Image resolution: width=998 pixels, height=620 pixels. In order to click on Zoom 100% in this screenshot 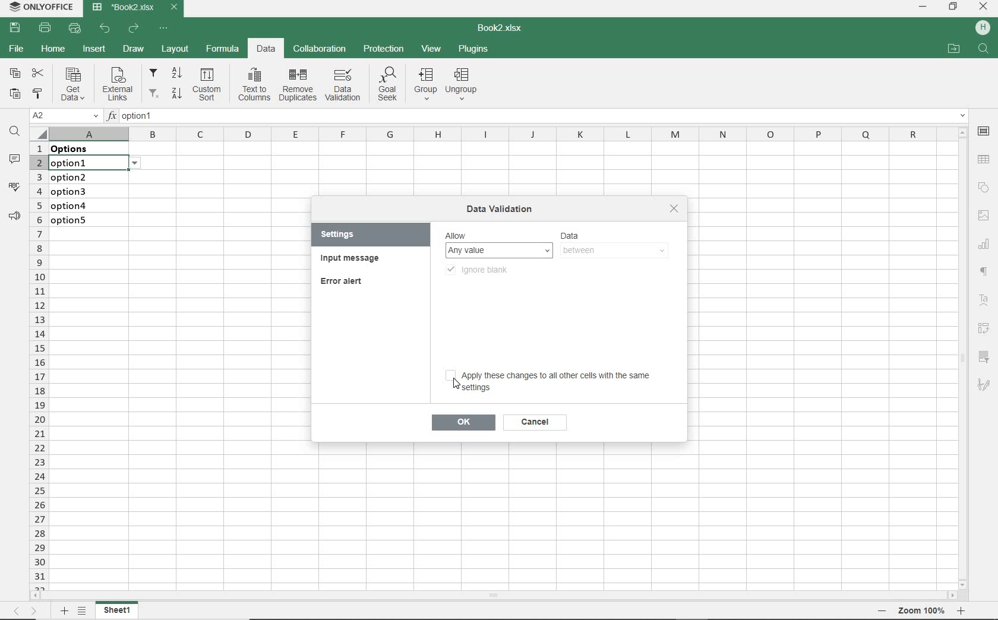, I will do `click(923, 610)`.